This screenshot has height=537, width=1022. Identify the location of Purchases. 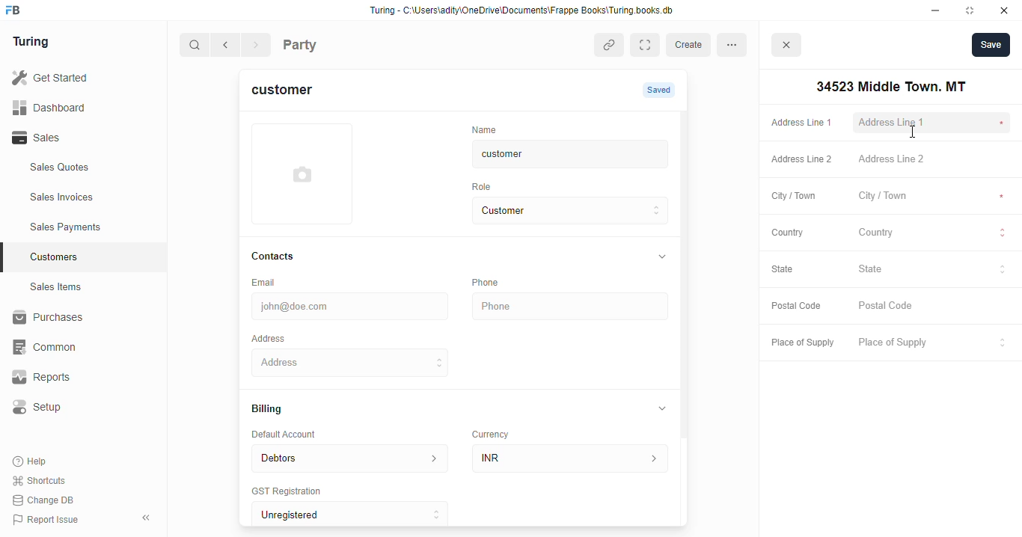
(75, 319).